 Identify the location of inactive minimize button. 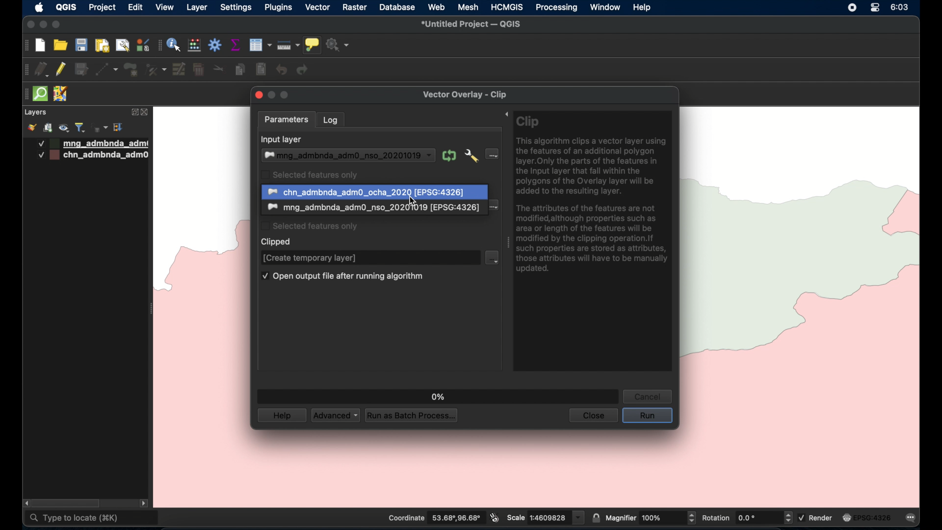
(271, 96).